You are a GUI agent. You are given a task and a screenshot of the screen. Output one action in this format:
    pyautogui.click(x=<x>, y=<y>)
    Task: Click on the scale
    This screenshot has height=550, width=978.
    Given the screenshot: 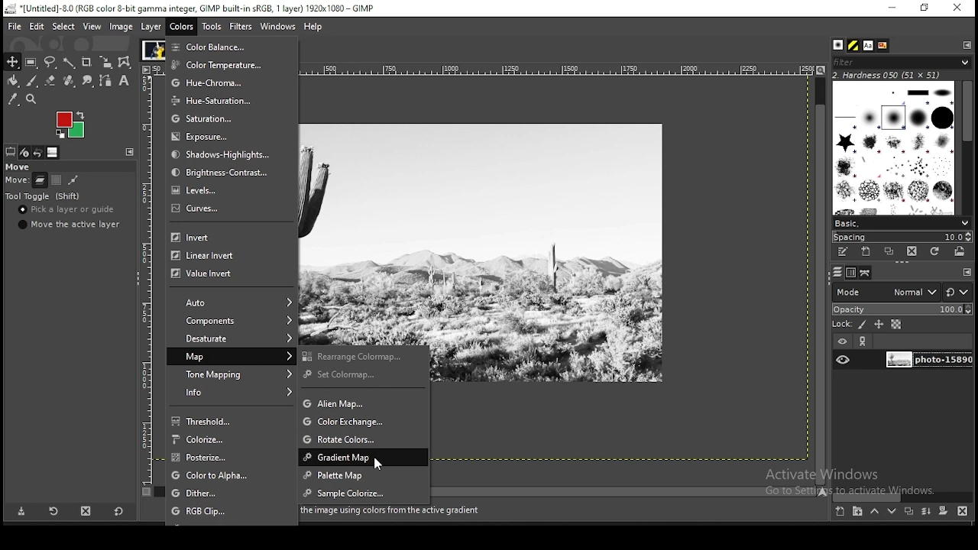 What is the action you would take?
    pyautogui.click(x=553, y=68)
    